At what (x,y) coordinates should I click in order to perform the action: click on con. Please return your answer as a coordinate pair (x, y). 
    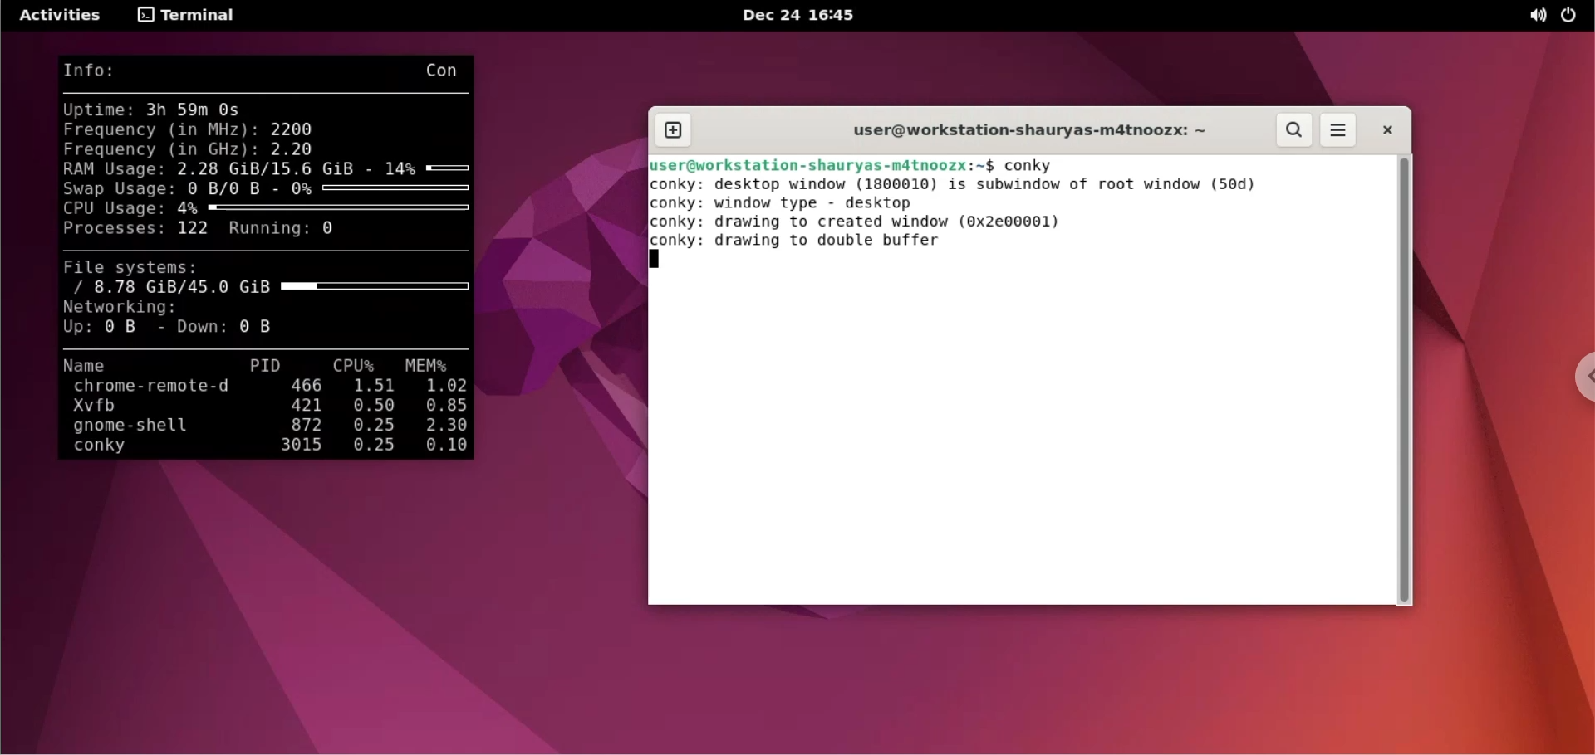
    Looking at the image, I should click on (446, 68).